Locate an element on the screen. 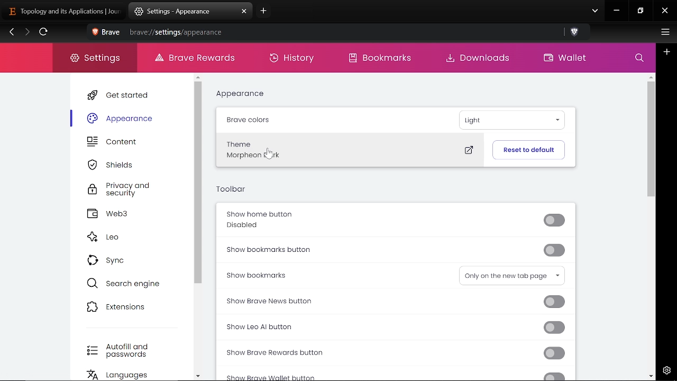  Vertical scrollbar in toolbar is located at coordinates (652, 140).